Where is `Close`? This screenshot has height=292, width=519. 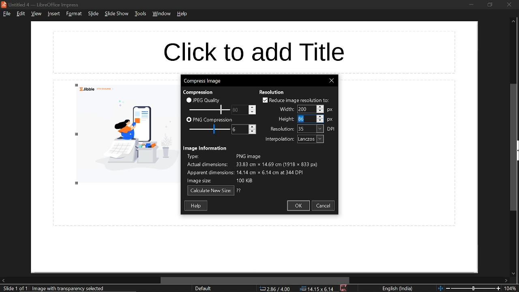
Close is located at coordinates (331, 81).